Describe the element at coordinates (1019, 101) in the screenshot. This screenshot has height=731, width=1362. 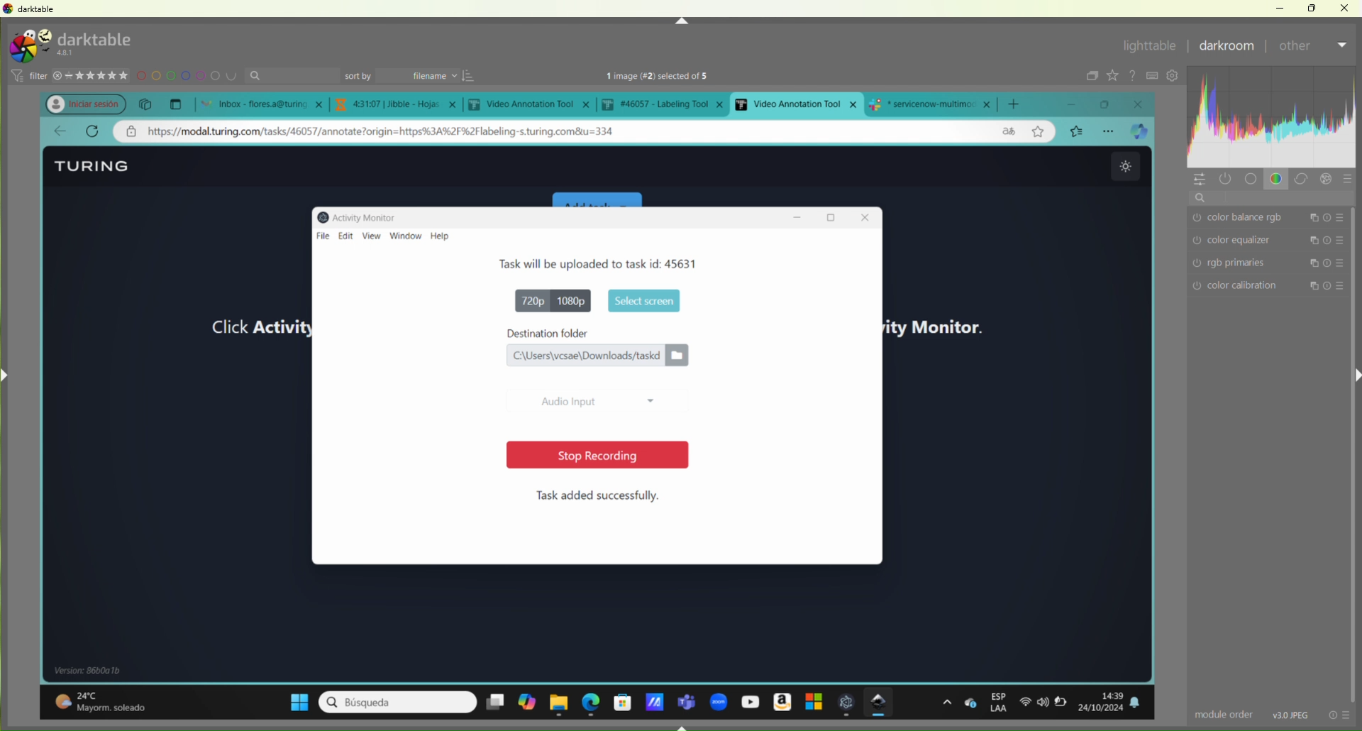
I see `add new tab` at that location.